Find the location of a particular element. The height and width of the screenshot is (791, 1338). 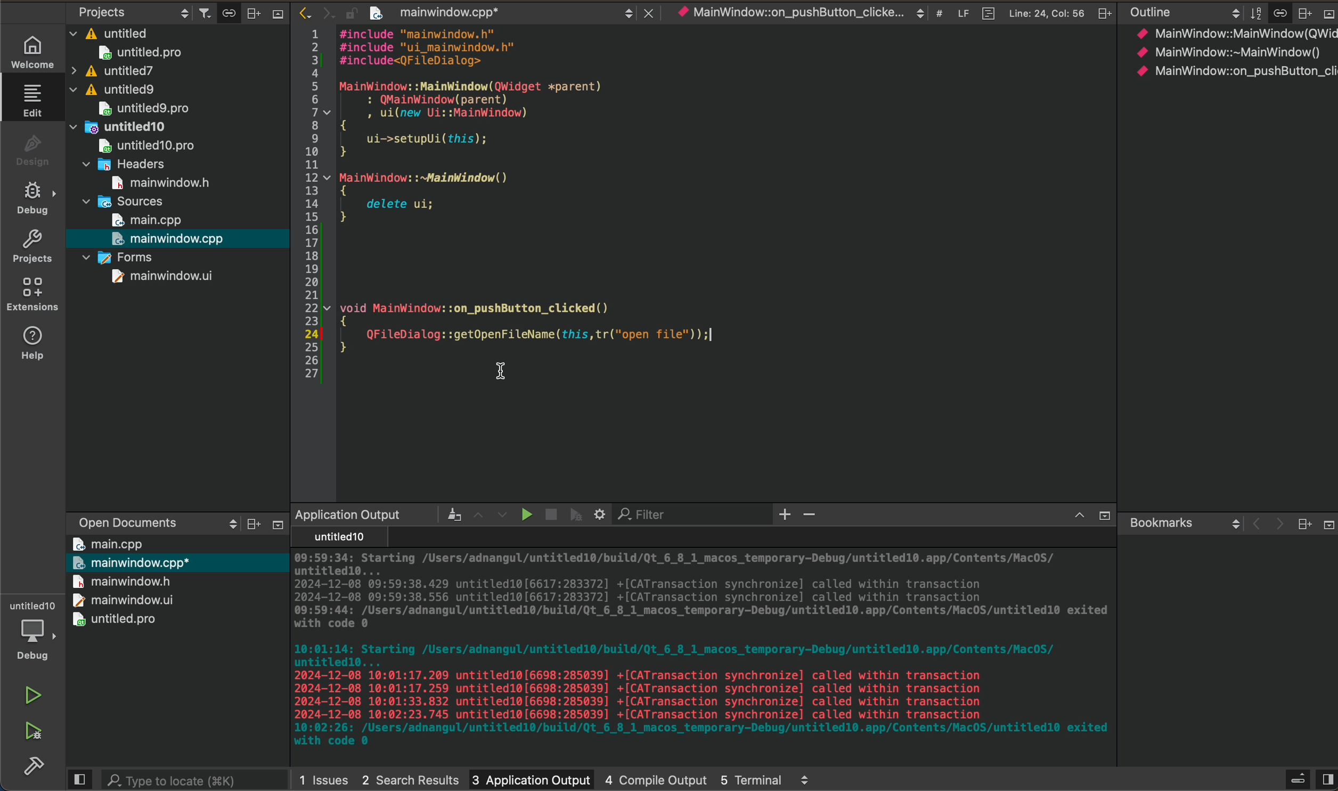

run is located at coordinates (31, 697).